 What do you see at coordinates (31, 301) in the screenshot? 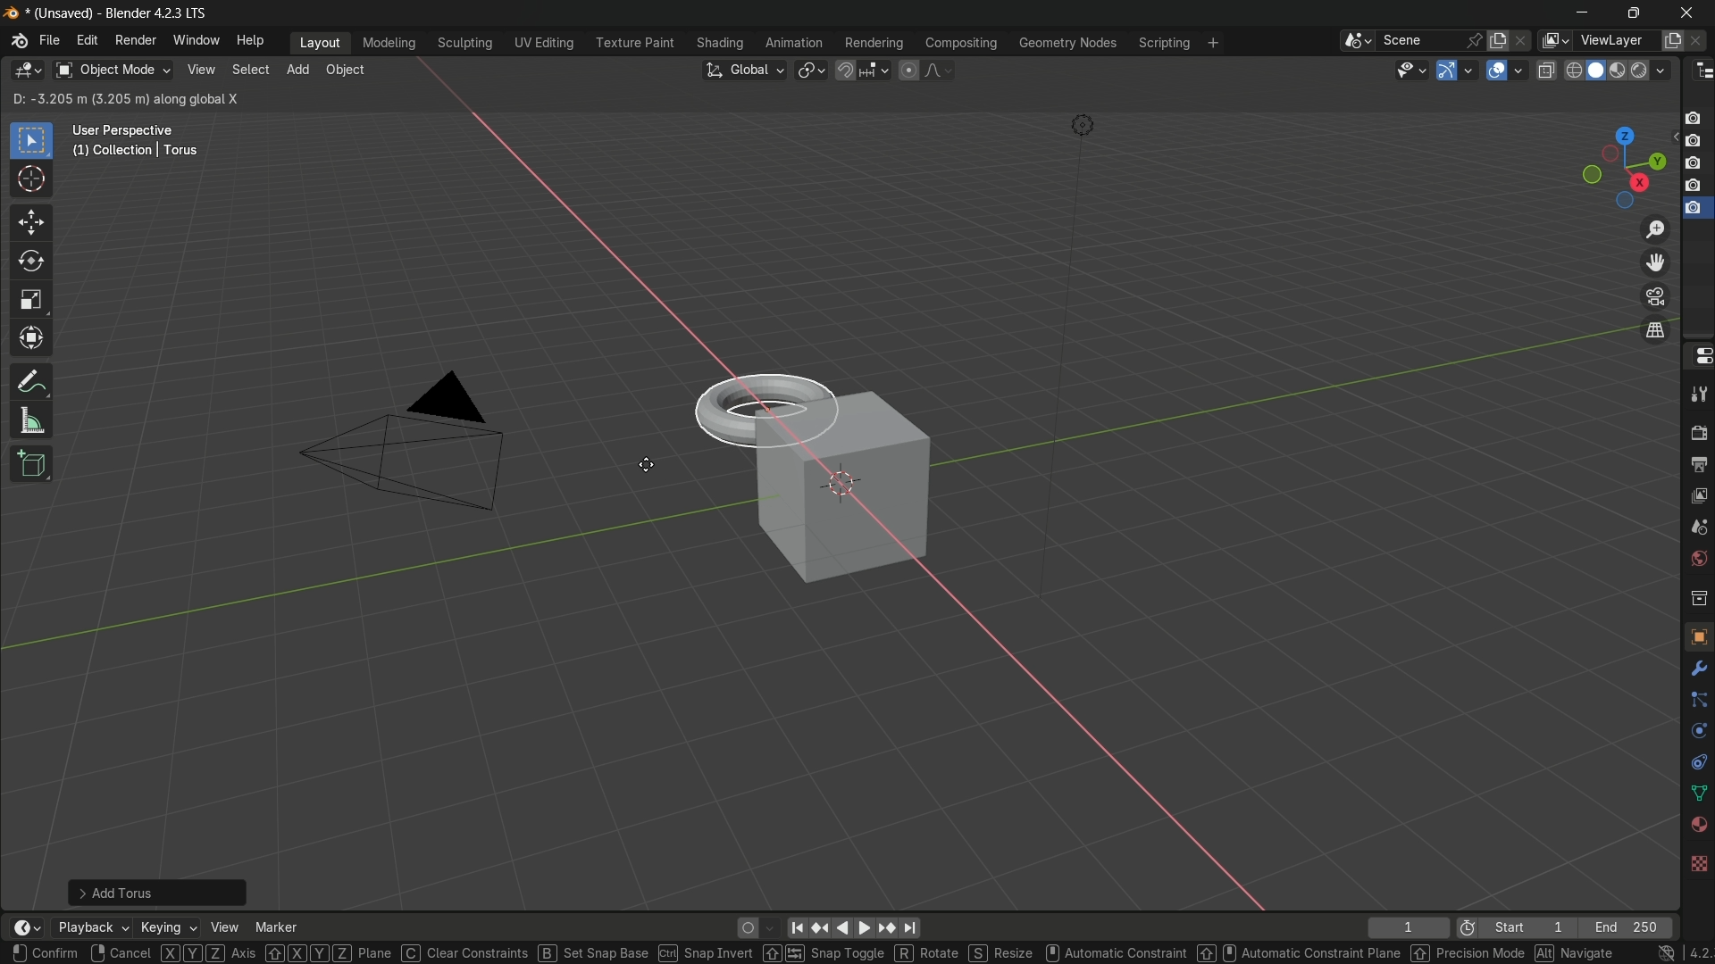
I see `scale` at bounding box center [31, 301].